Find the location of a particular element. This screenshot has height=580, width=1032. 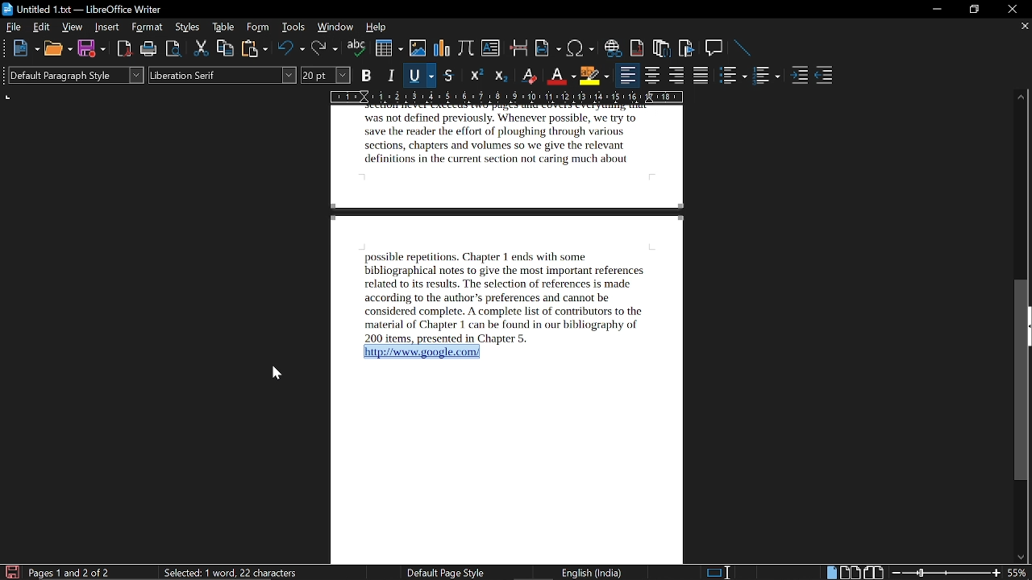

redo is located at coordinates (324, 50).